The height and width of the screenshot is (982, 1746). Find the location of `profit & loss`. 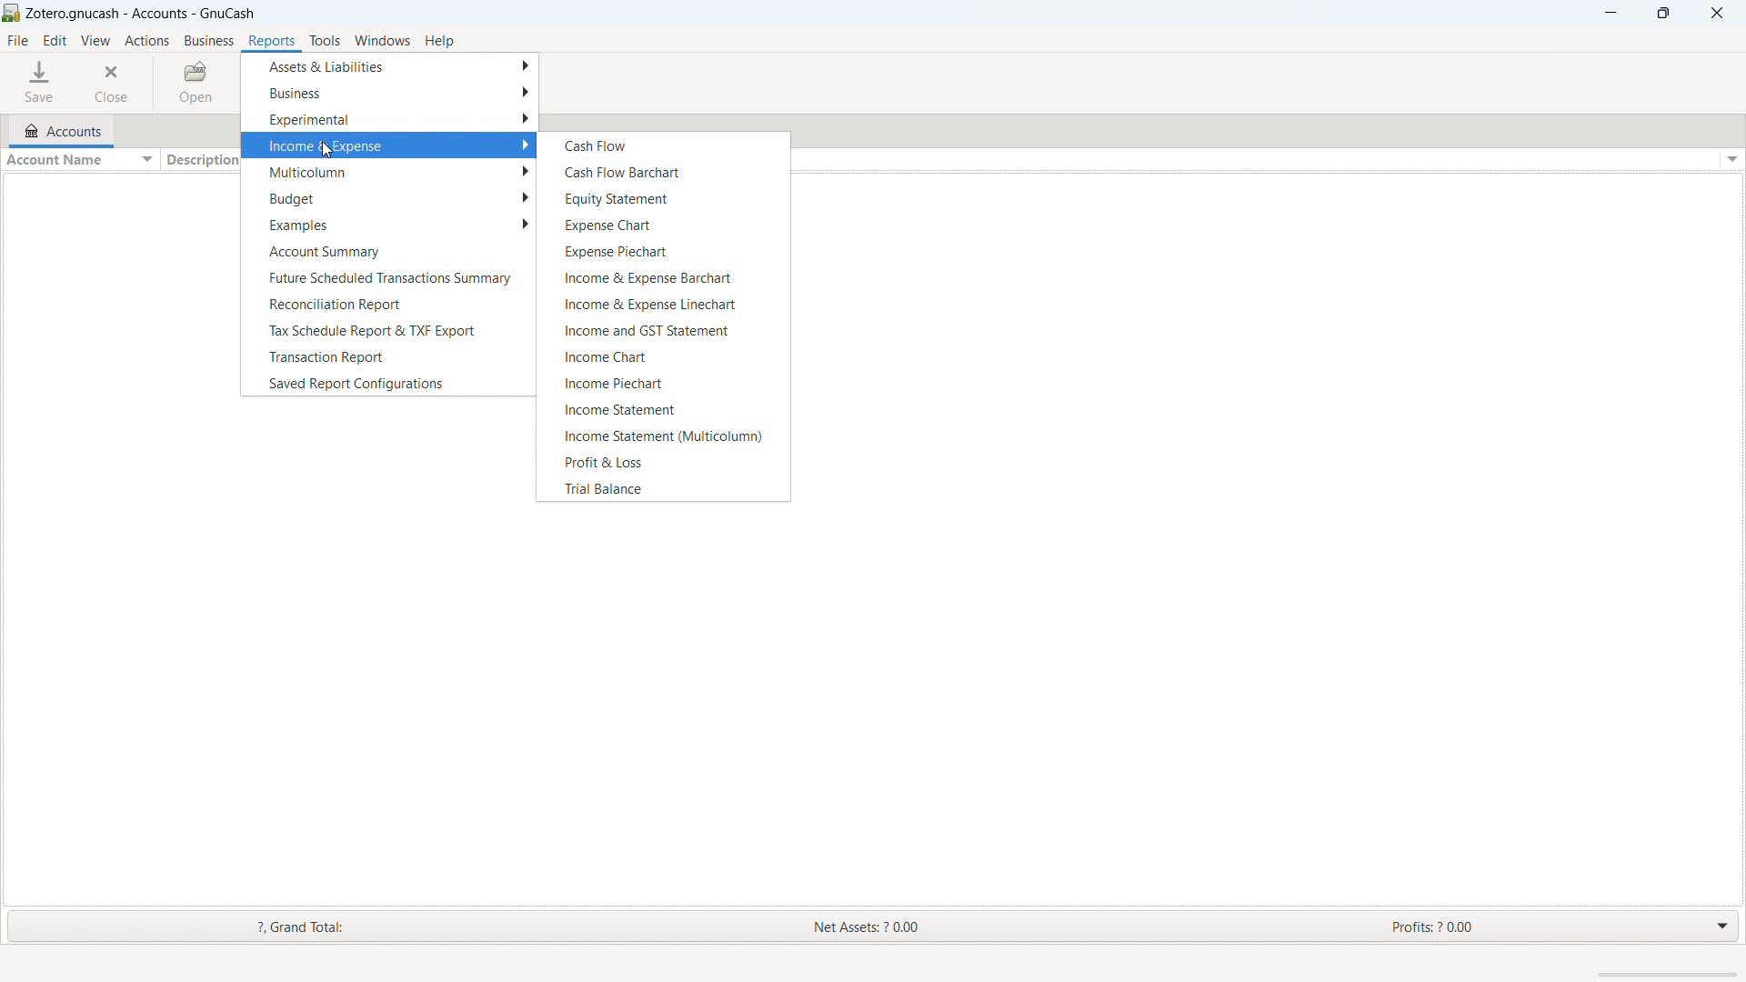

profit & loss is located at coordinates (663, 461).